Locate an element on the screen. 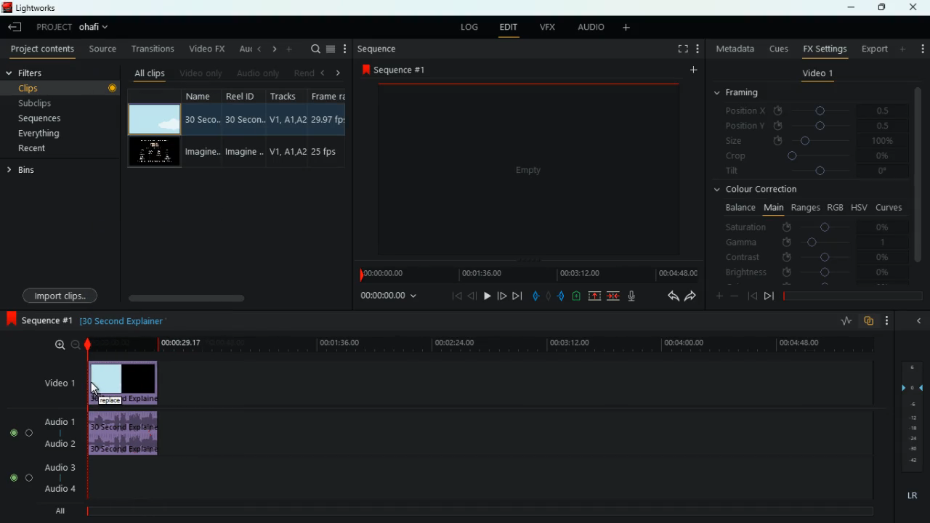  back is located at coordinates (671, 296).